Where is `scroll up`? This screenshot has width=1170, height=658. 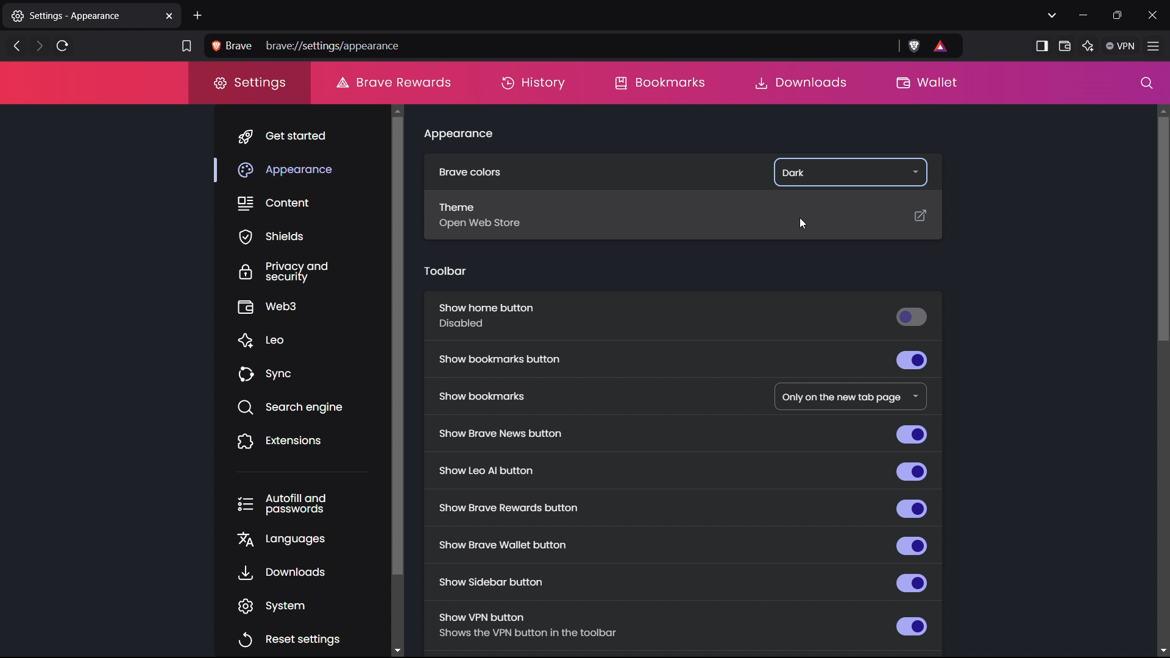
scroll up is located at coordinates (1162, 110).